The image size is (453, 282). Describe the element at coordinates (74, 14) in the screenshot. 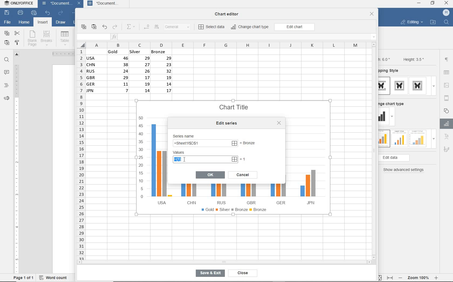

I see `customize quick access toolbar` at that location.